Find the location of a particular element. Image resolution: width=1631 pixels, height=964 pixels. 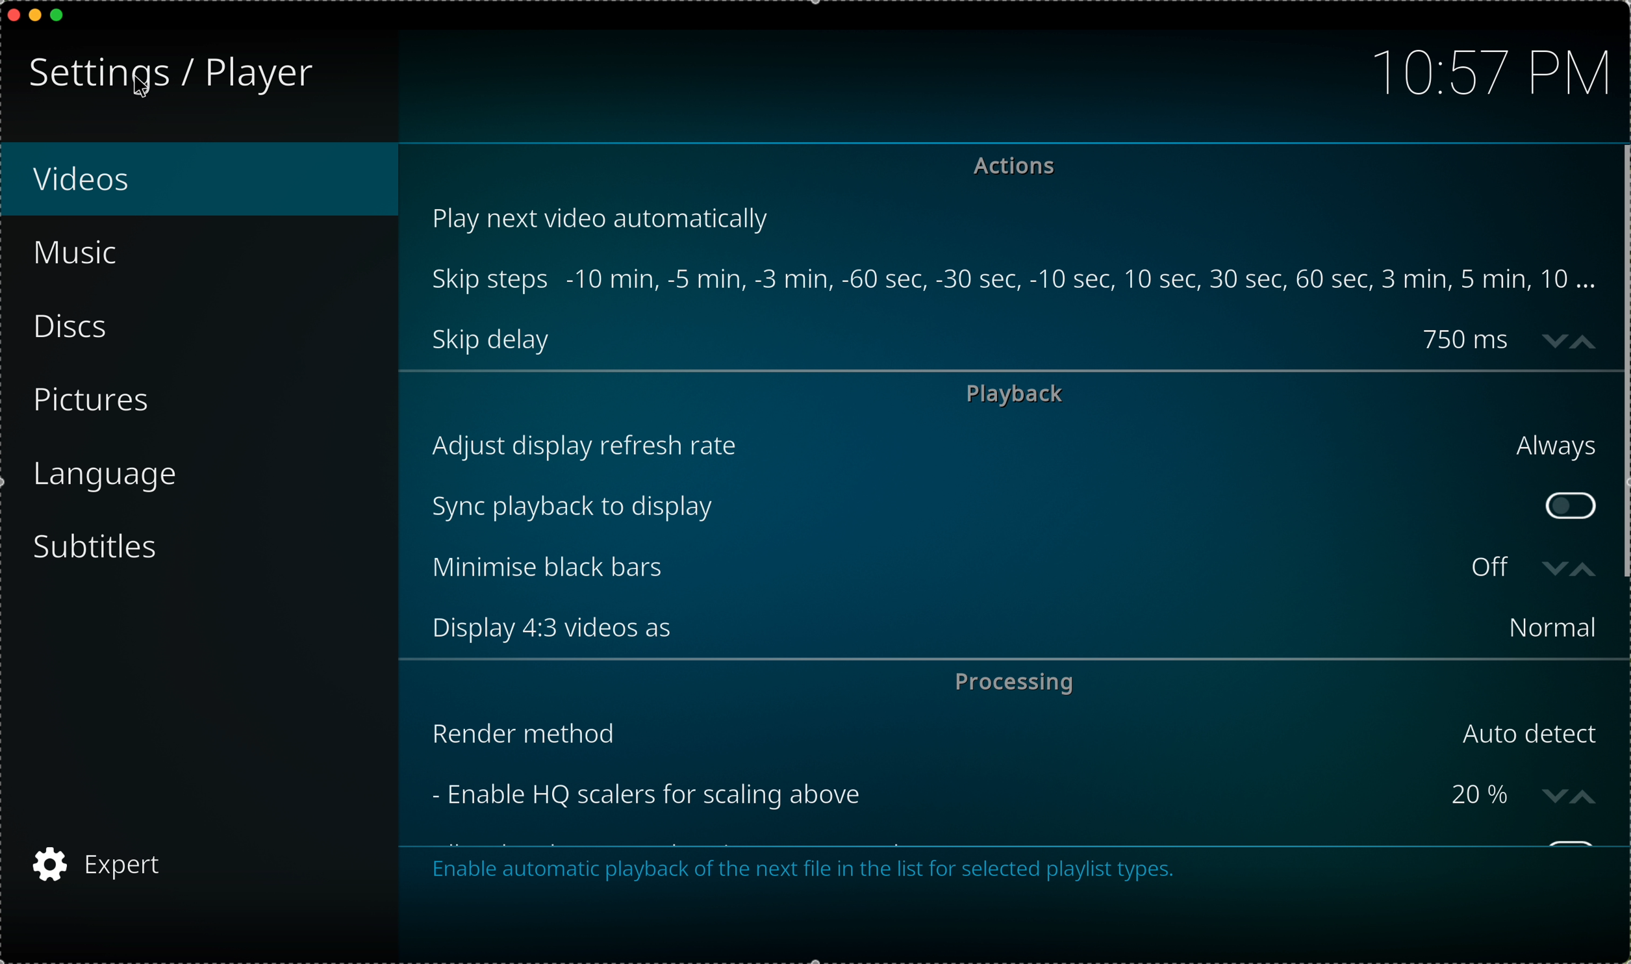

actions is located at coordinates (1019, 169).